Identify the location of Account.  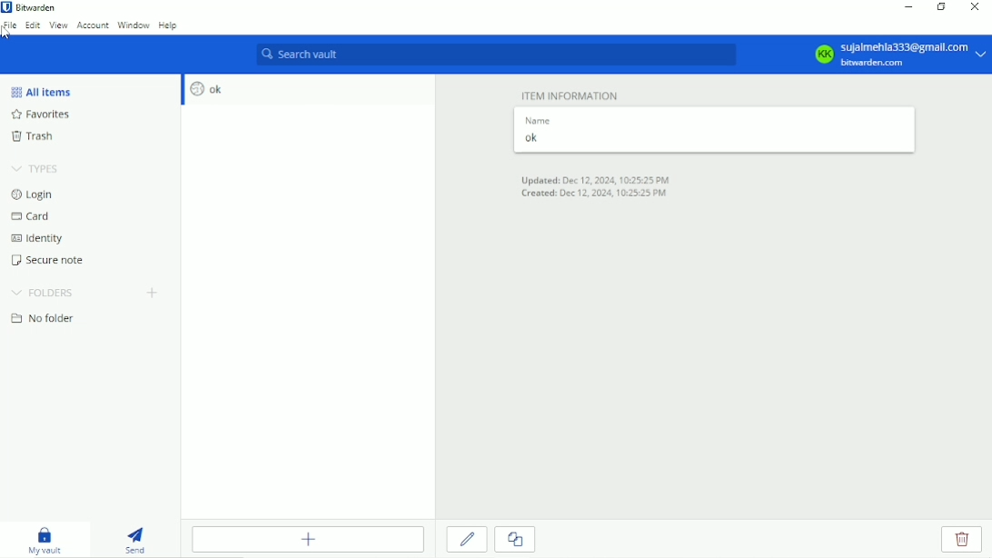
(93, 25).